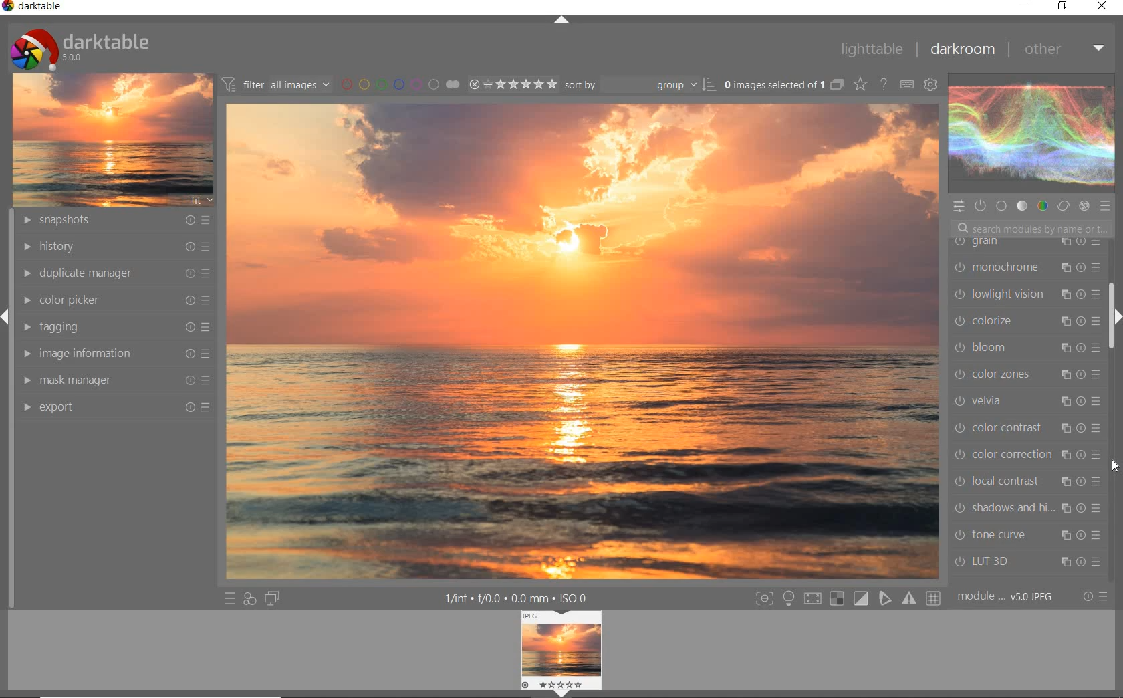 The width and height of the screenshot is (1123, 698). Describe the element at coordinates (1025, 376) in the screenshot. I see `color zones` at that location.